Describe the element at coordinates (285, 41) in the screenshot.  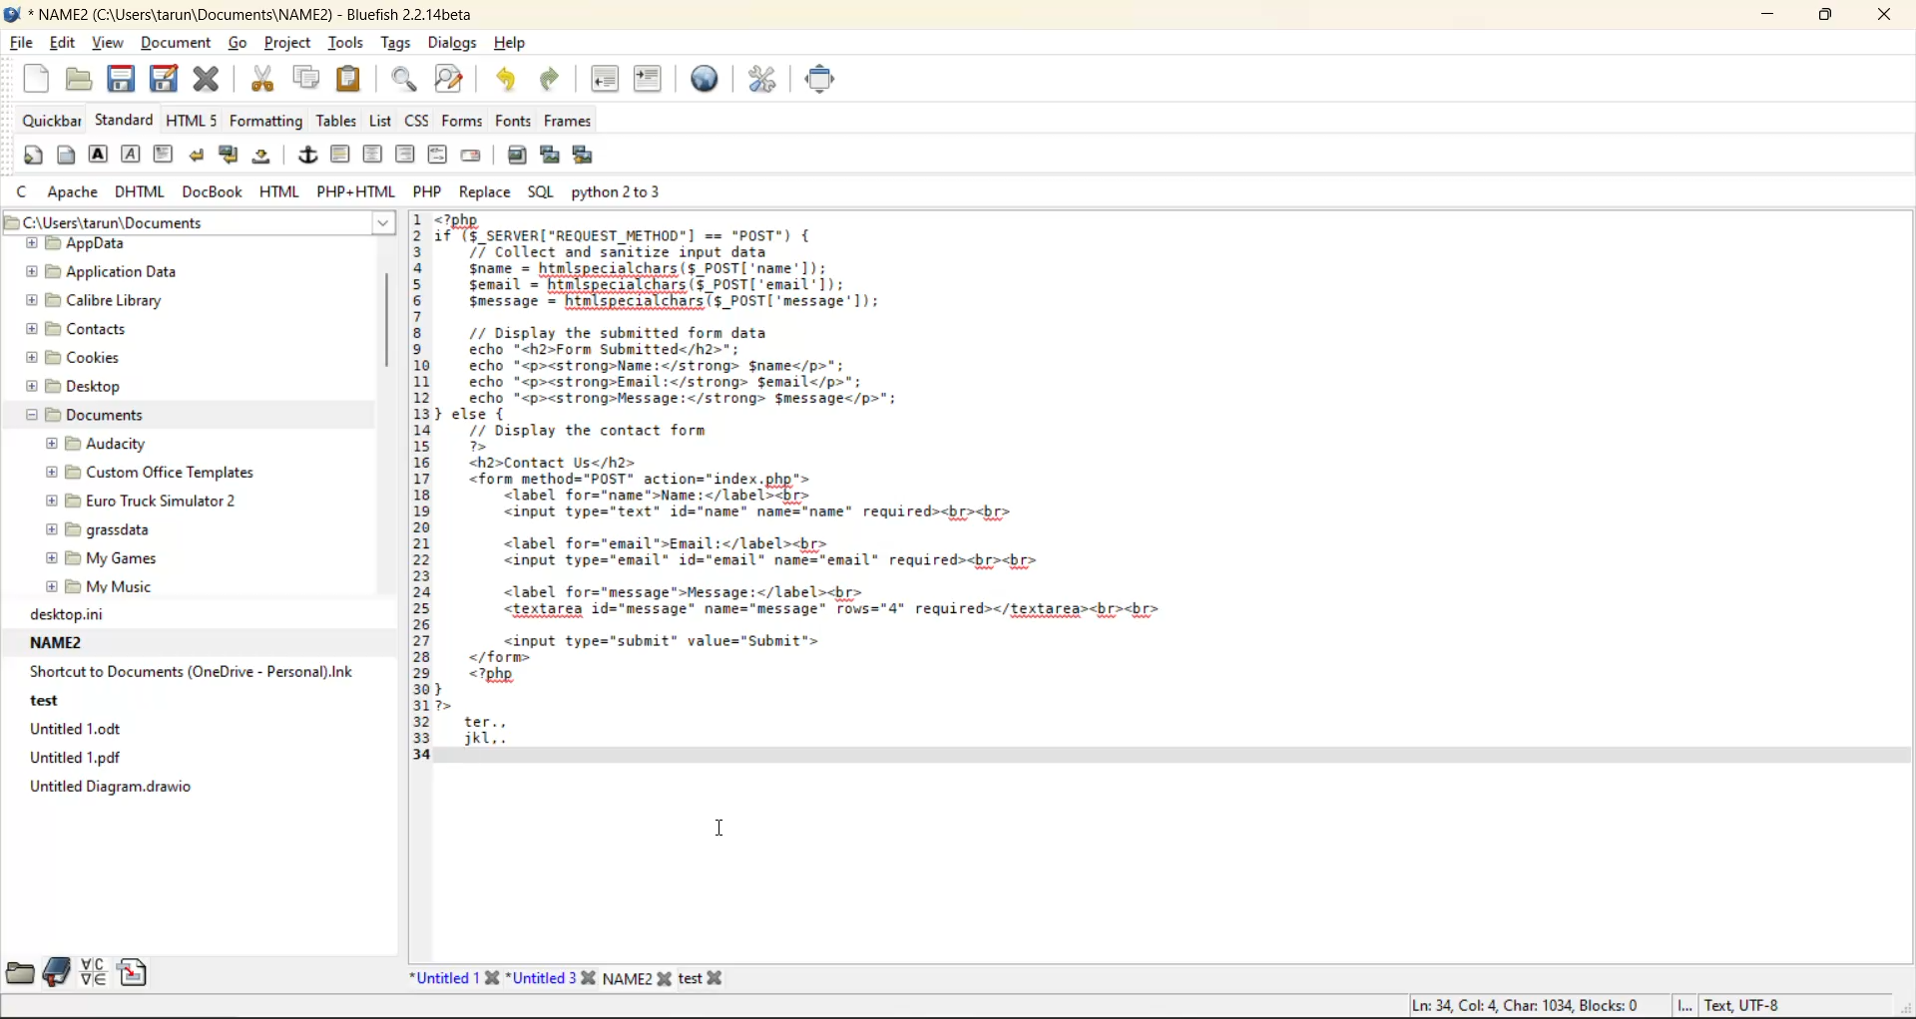
I see `project` at that location.